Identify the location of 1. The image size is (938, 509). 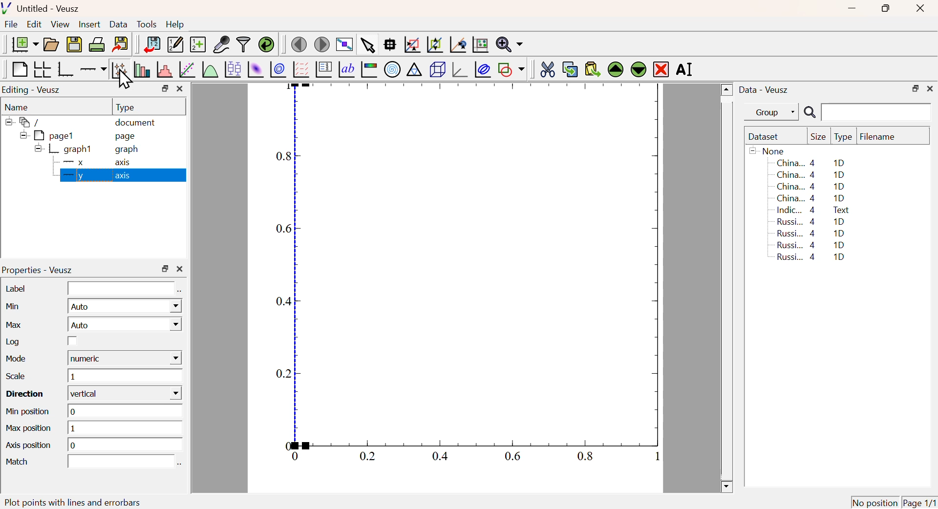
(125, 429).